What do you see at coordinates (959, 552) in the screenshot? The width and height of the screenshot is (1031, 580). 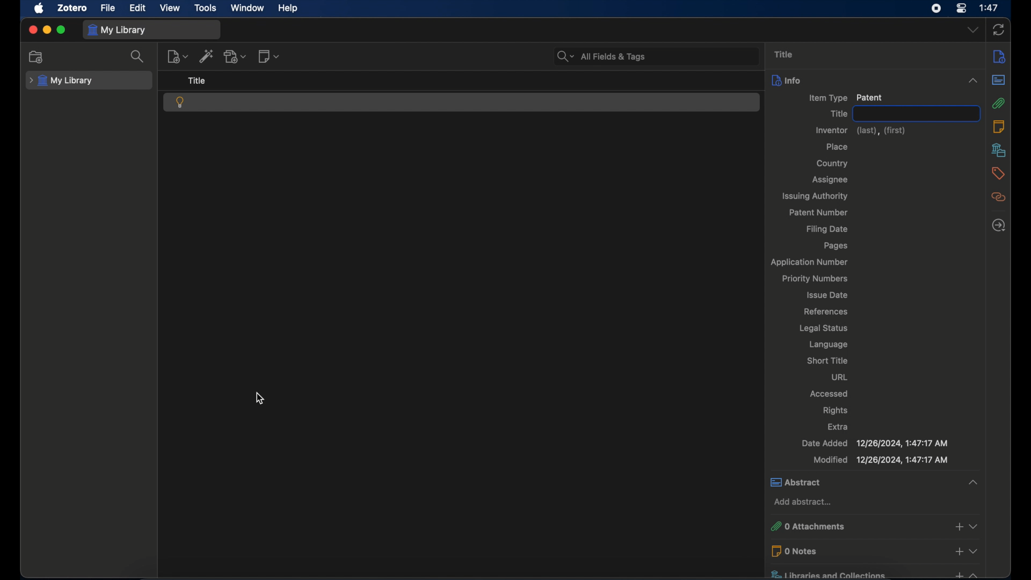 I see `add` at bounding box center [959, 552].